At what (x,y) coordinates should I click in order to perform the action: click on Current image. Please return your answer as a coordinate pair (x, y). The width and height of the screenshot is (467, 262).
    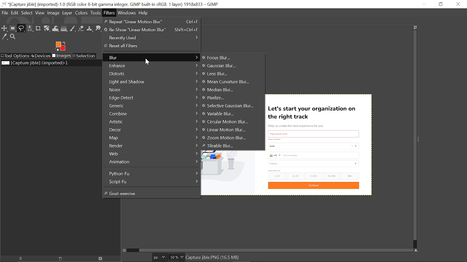
    Looking at the image, I should click on (36, 63).